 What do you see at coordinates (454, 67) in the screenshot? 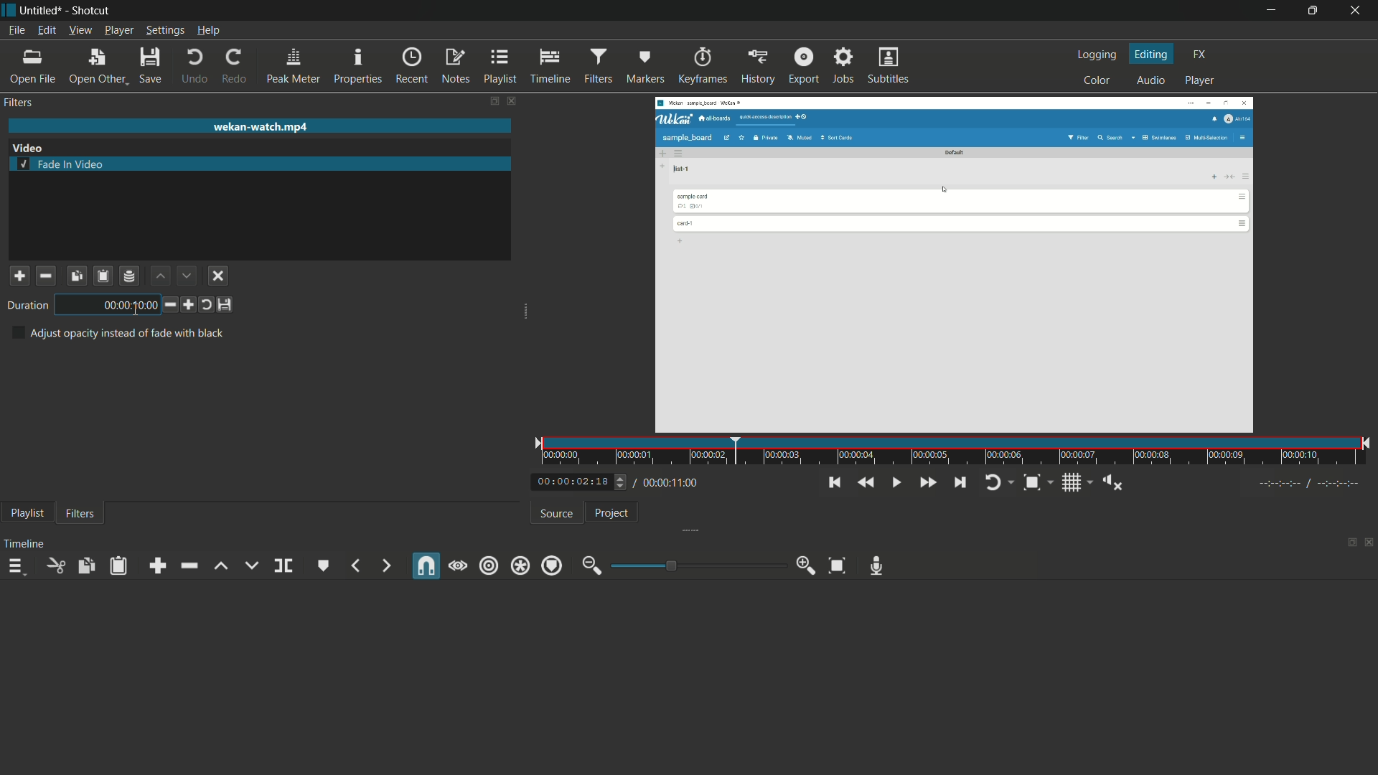
I see `notes` at bounding box center [454, 67].